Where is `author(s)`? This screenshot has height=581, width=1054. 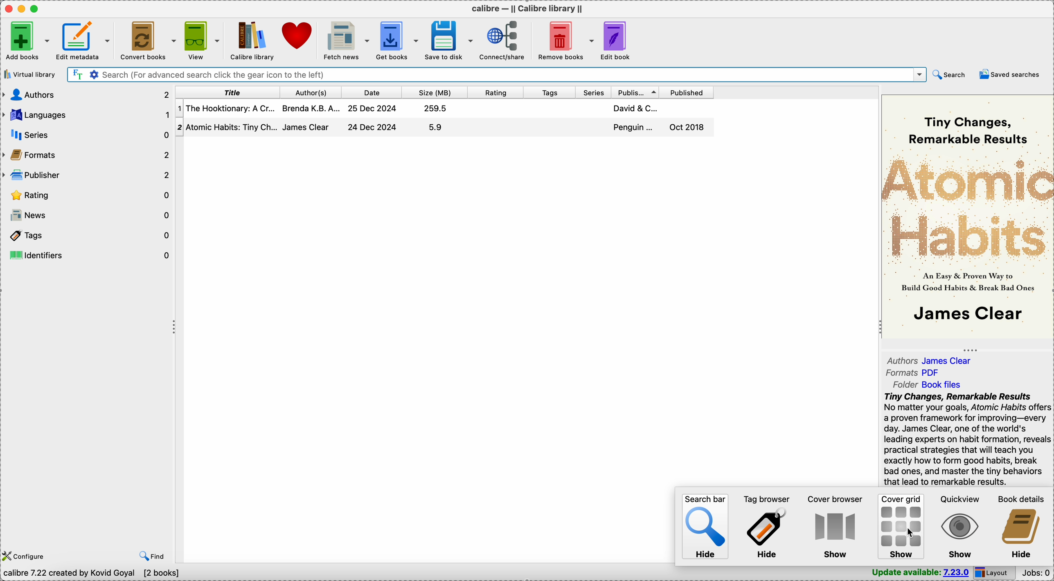
author(s) is located at coordinates (311, 93).